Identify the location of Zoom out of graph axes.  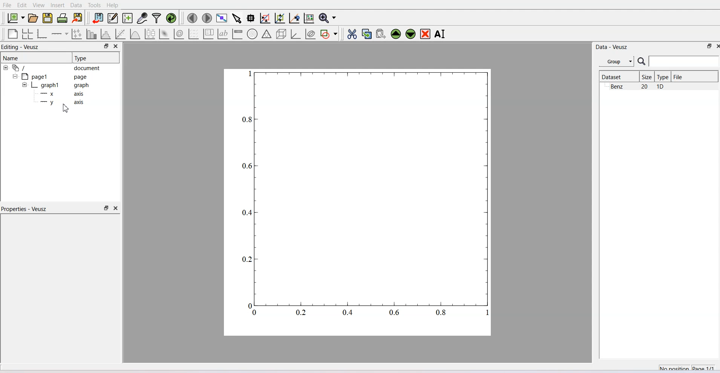
(280, 18).